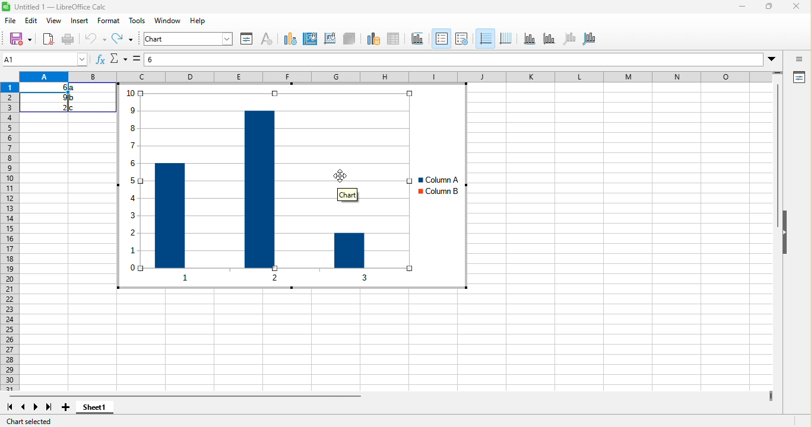 Image resolution: width=811 pixels, height=427 pixels. I want to click on export as pdf, so click(48, 39).